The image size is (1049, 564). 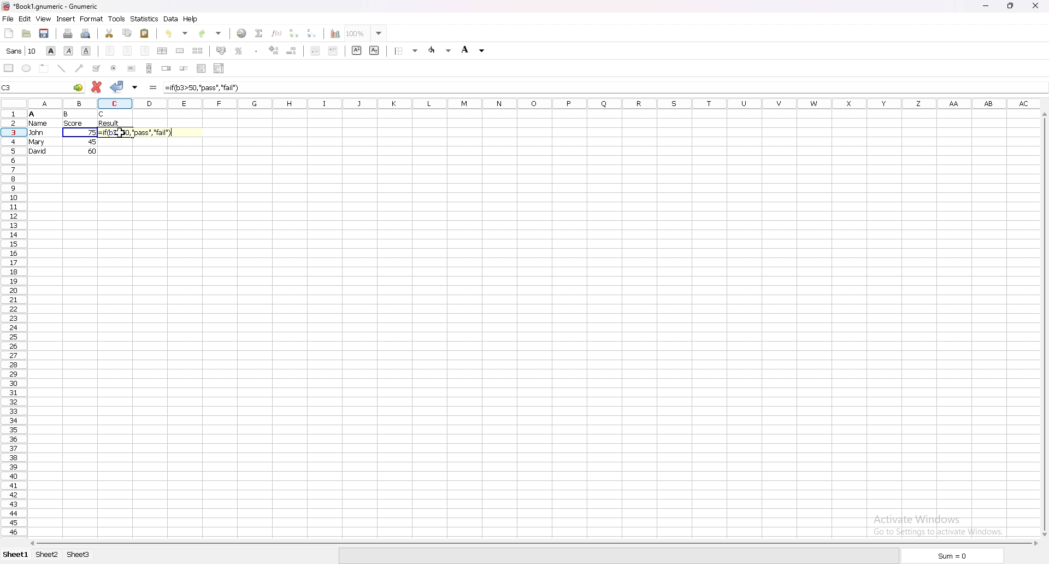 What do you see at coordinates (275, 50) in the screenshot?
I see `increase decimals` at bounding box center [275, 50].